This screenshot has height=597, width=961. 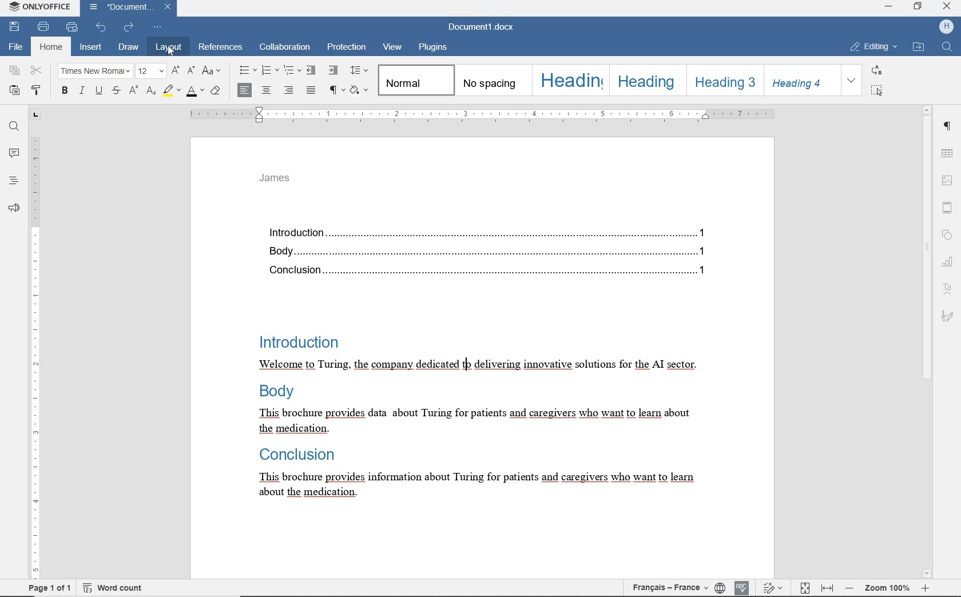 I want to click on decrease indent, so click(x=312, y=70).